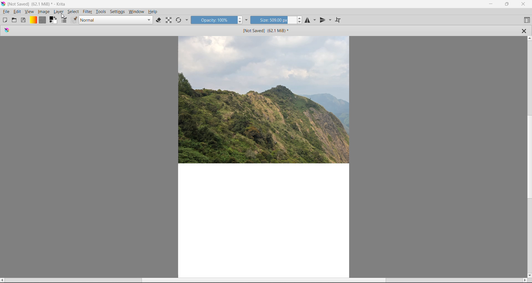  What do you see at coordinates (7, 31) in the screenshot?
I see `logo` at bounding box center [7, 31].